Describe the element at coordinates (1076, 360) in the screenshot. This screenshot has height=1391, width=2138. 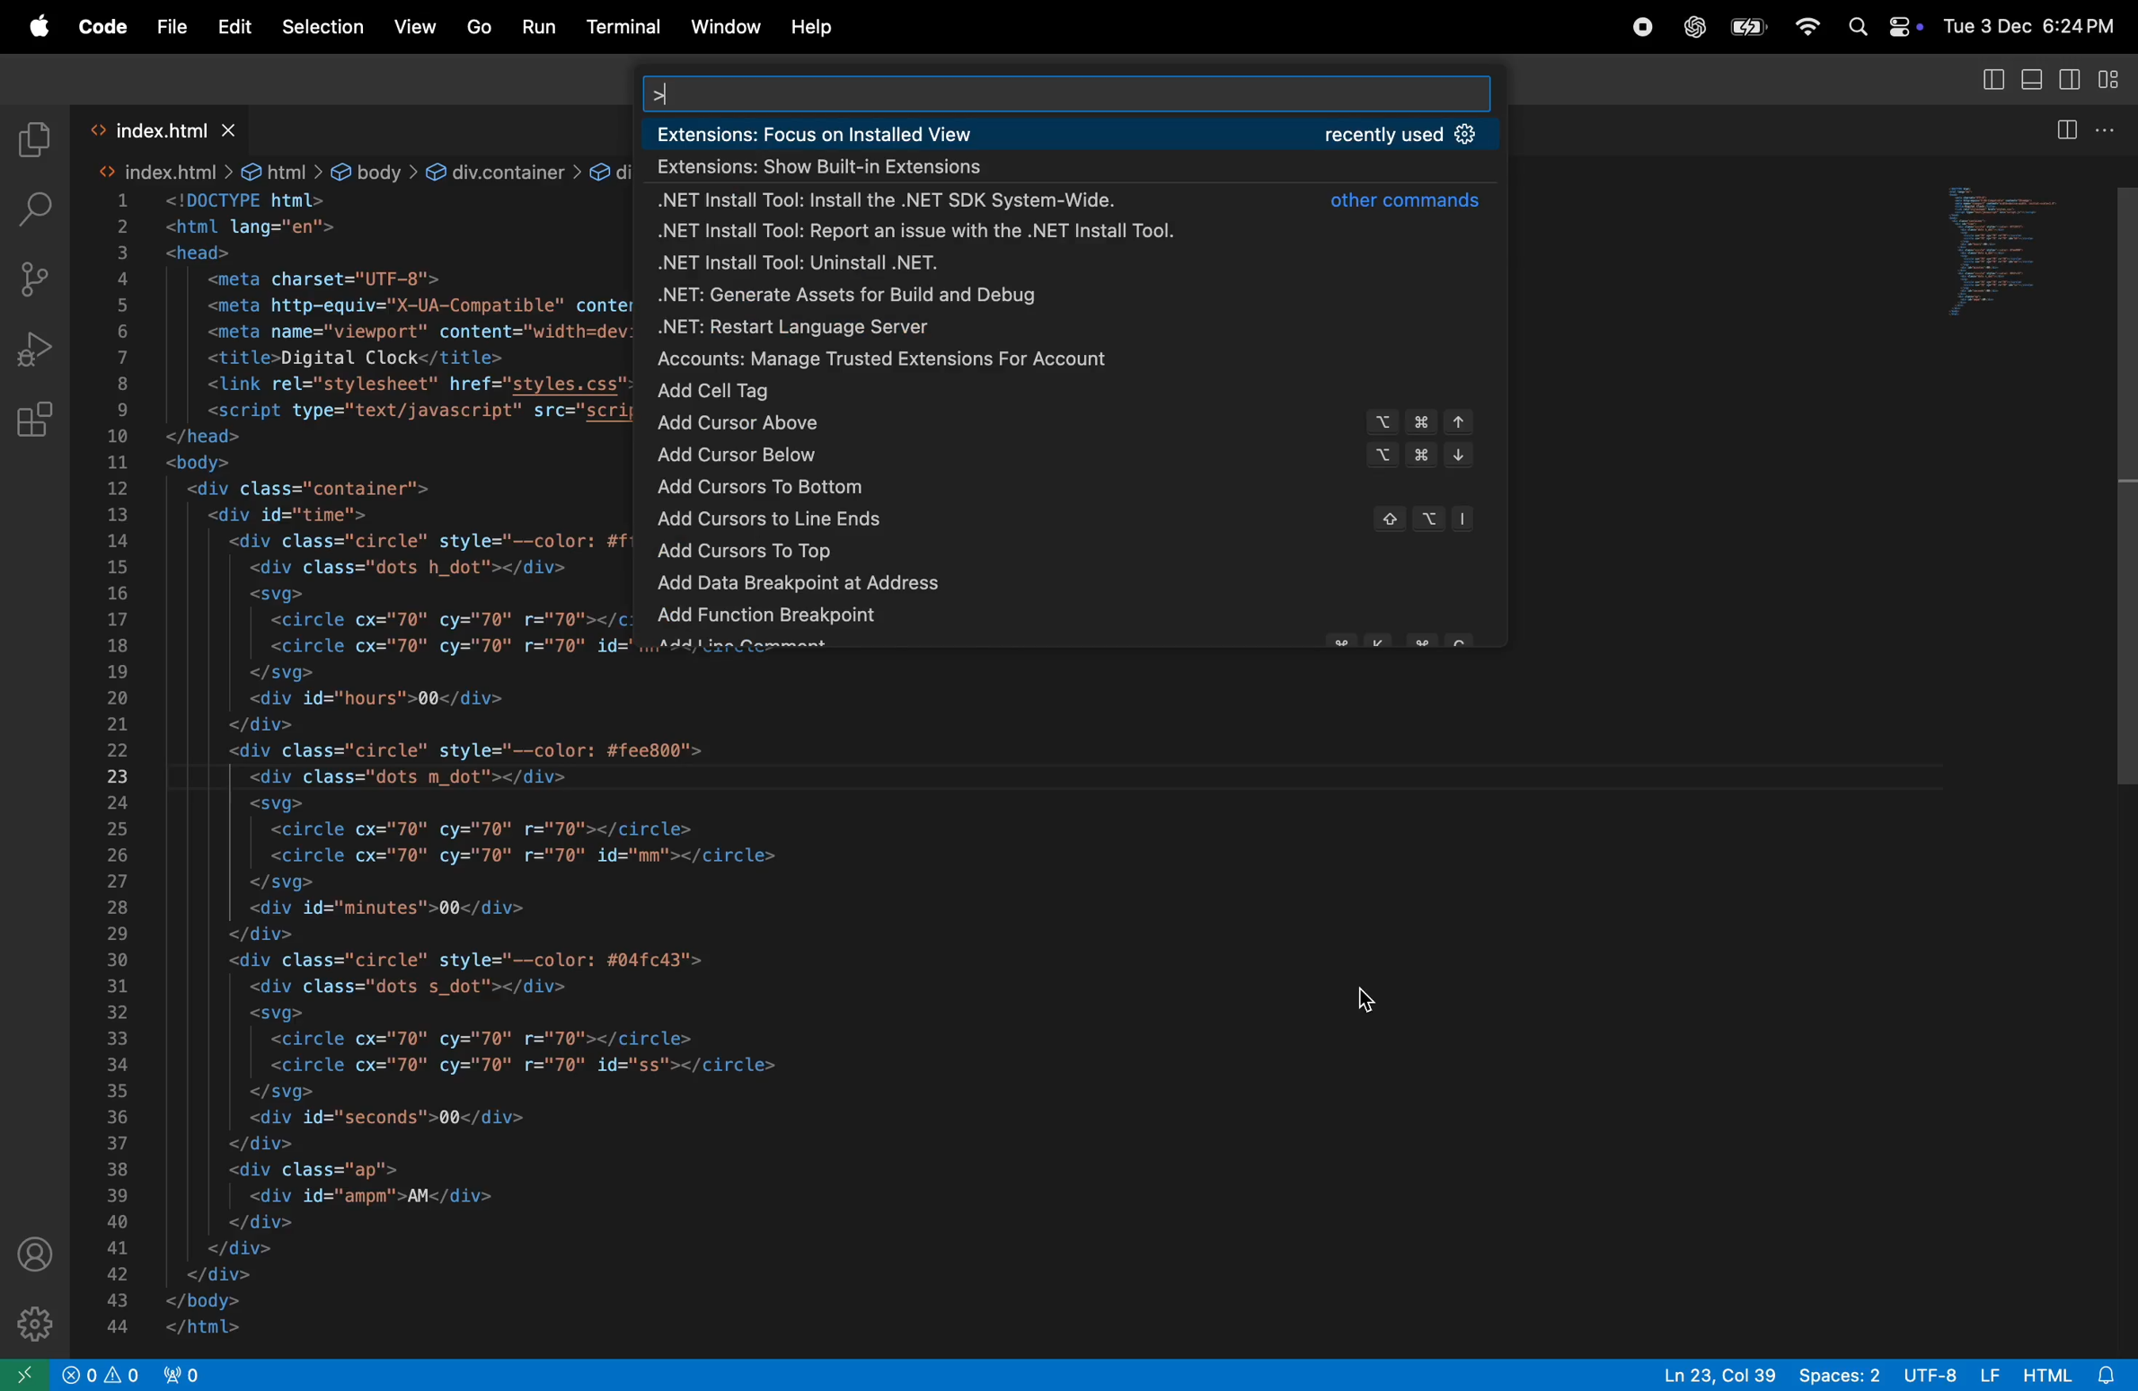
I see `accounts manage trusted extensions for account` at that location.